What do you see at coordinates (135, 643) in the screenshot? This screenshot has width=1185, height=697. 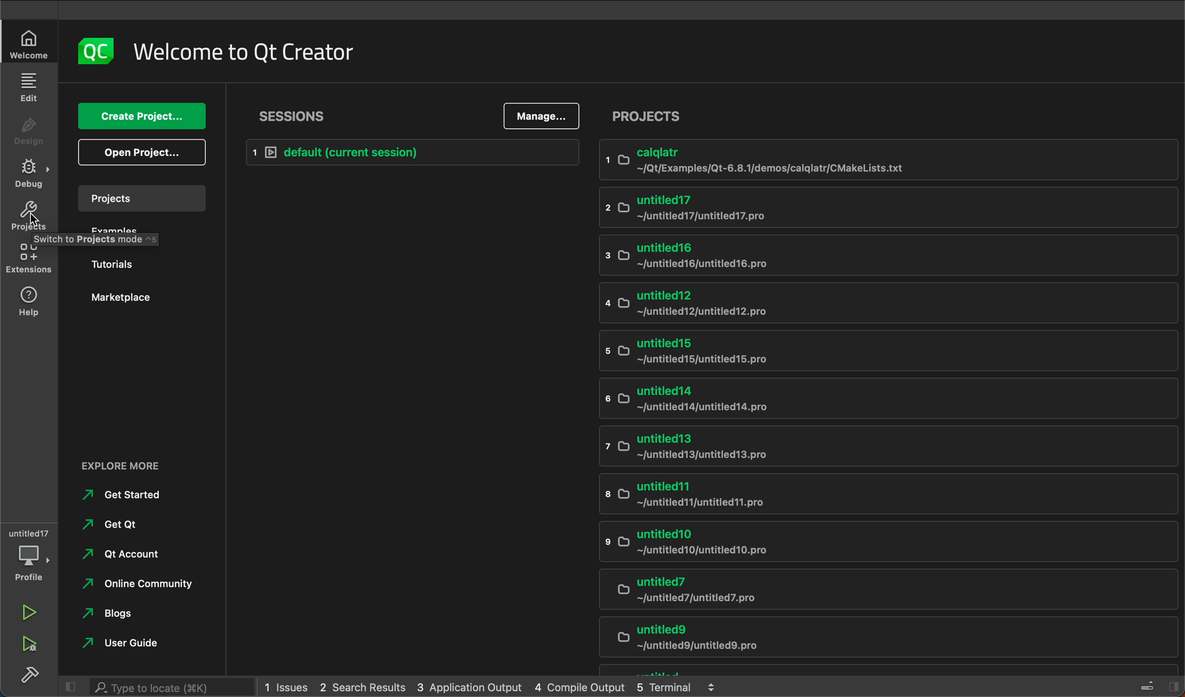 I see `user guide` at bounding box center [135, 643].